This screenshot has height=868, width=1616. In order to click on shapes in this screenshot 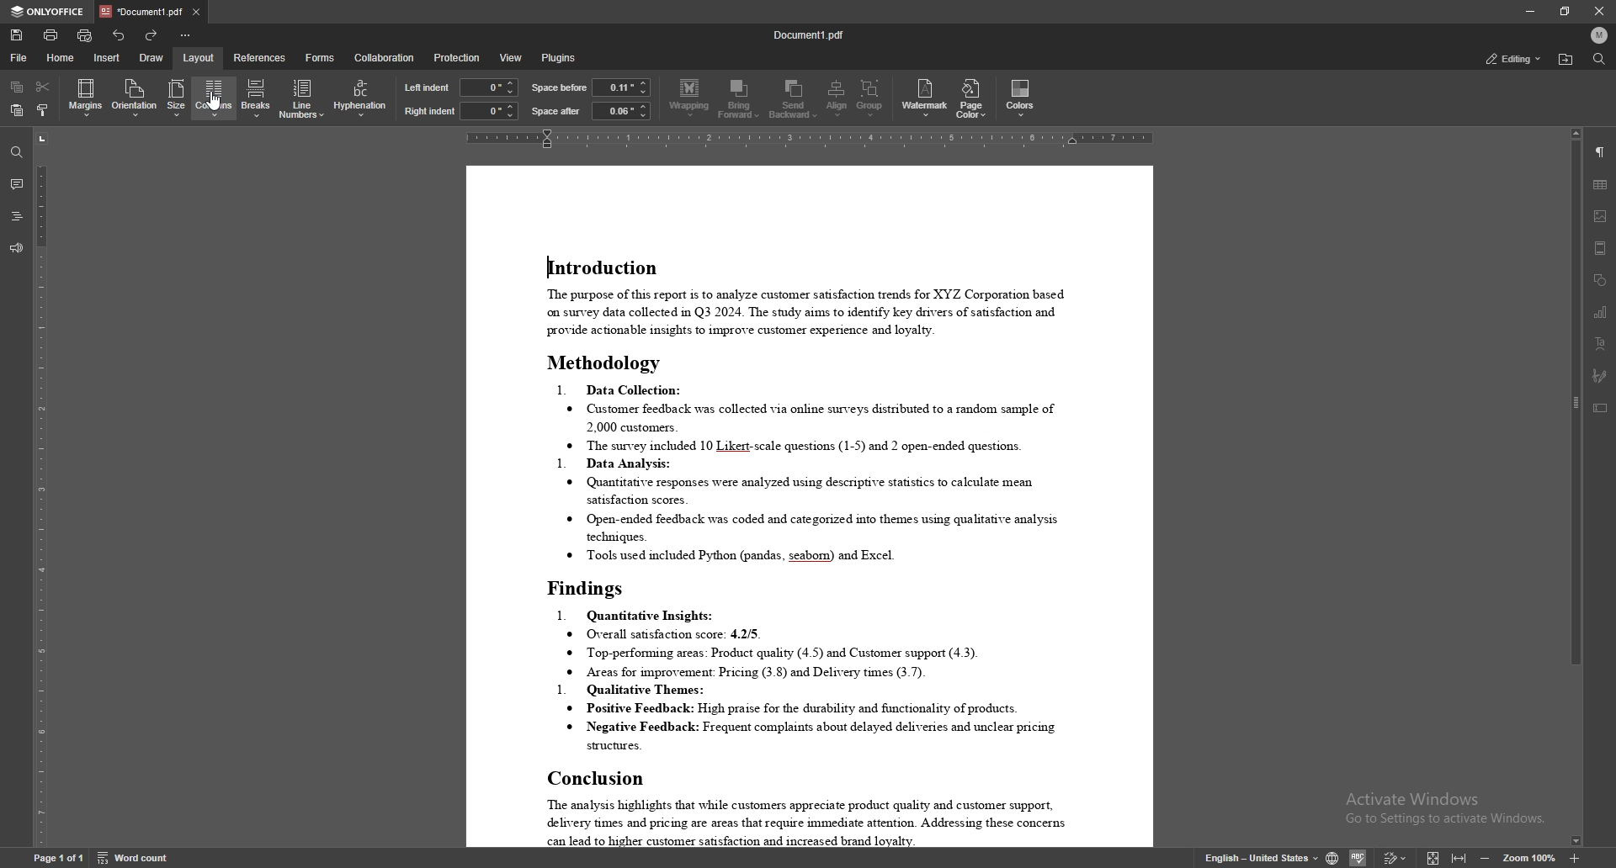, I will do `click(1601, 280)`.